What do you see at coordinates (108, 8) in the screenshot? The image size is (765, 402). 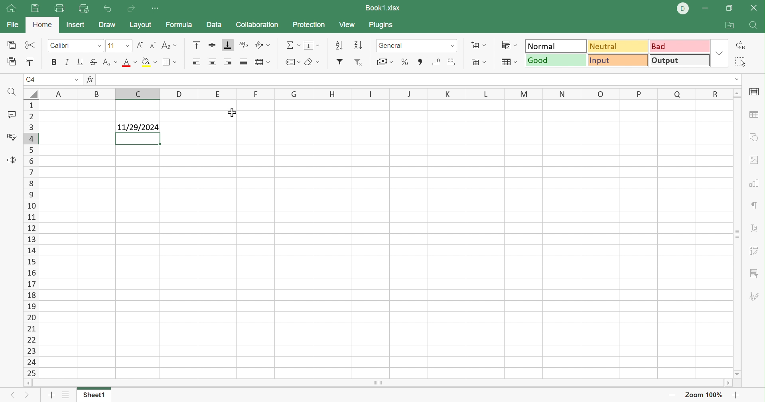 I see `Undo` at bounding box center [108, 8].